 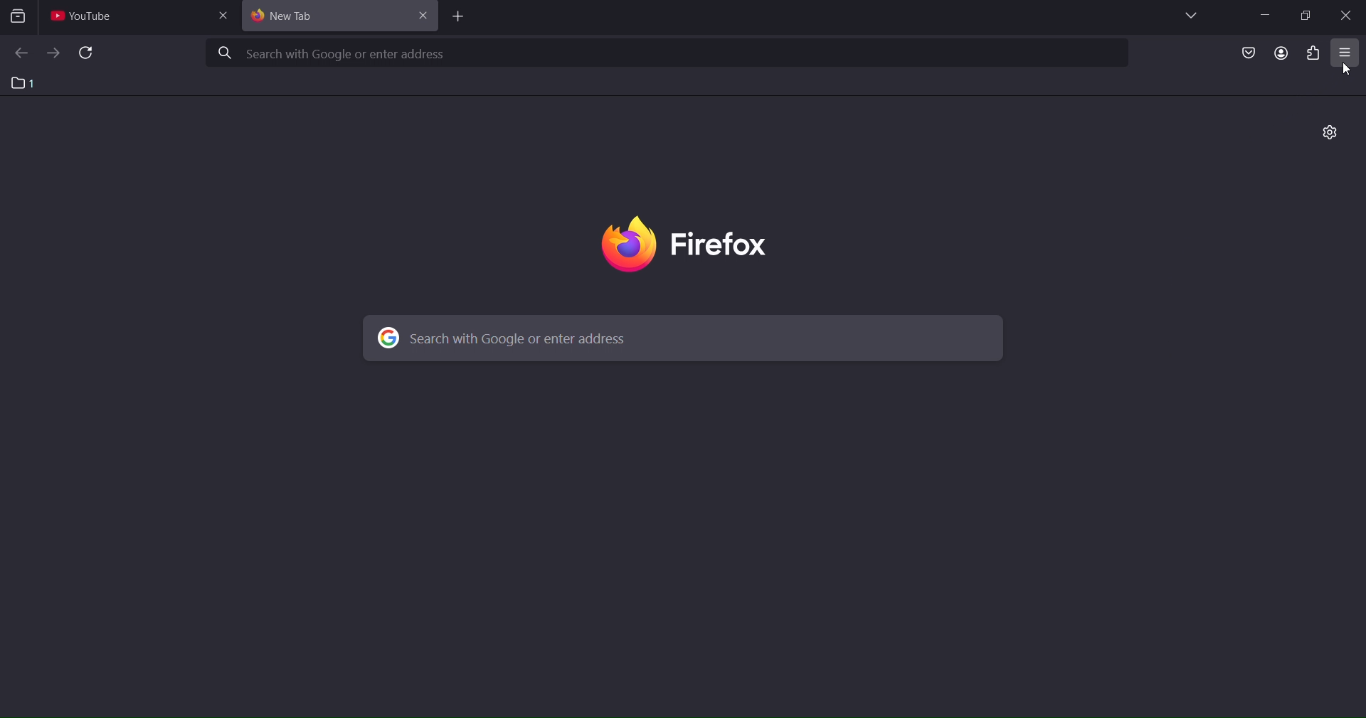 I want to click on extensions, so click(x=1315, y=53).